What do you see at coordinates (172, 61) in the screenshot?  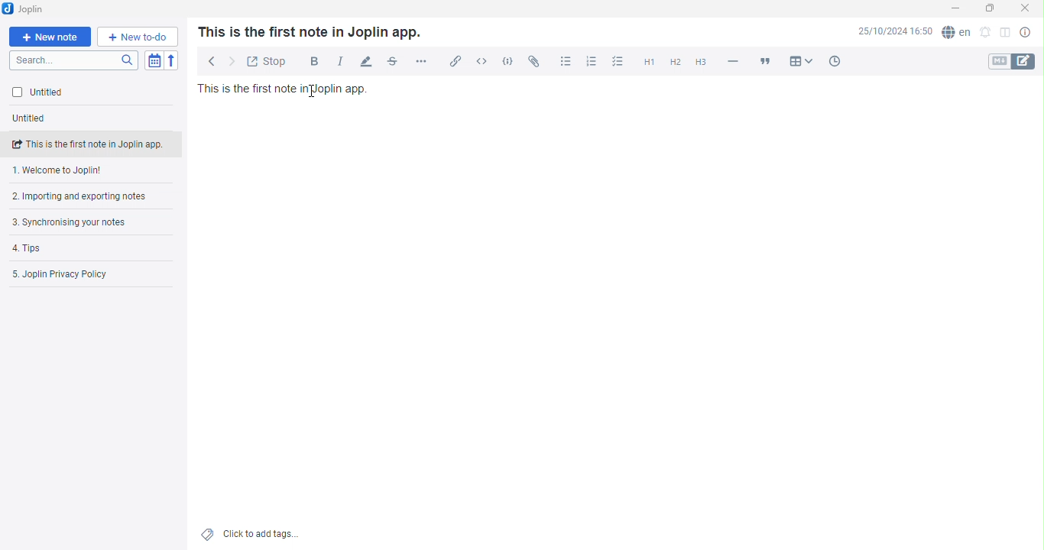 I see `Reverse Sort order` at bounding box center [172, 61].